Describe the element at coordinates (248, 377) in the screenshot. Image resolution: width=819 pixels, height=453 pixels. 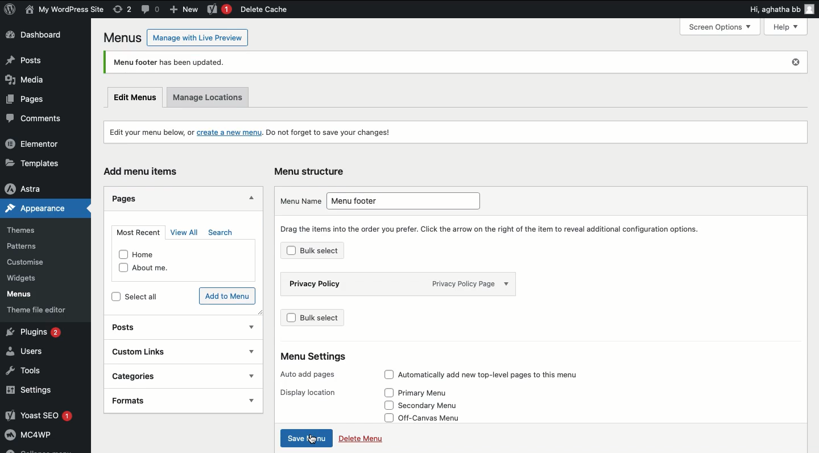
I see `show` at that location.